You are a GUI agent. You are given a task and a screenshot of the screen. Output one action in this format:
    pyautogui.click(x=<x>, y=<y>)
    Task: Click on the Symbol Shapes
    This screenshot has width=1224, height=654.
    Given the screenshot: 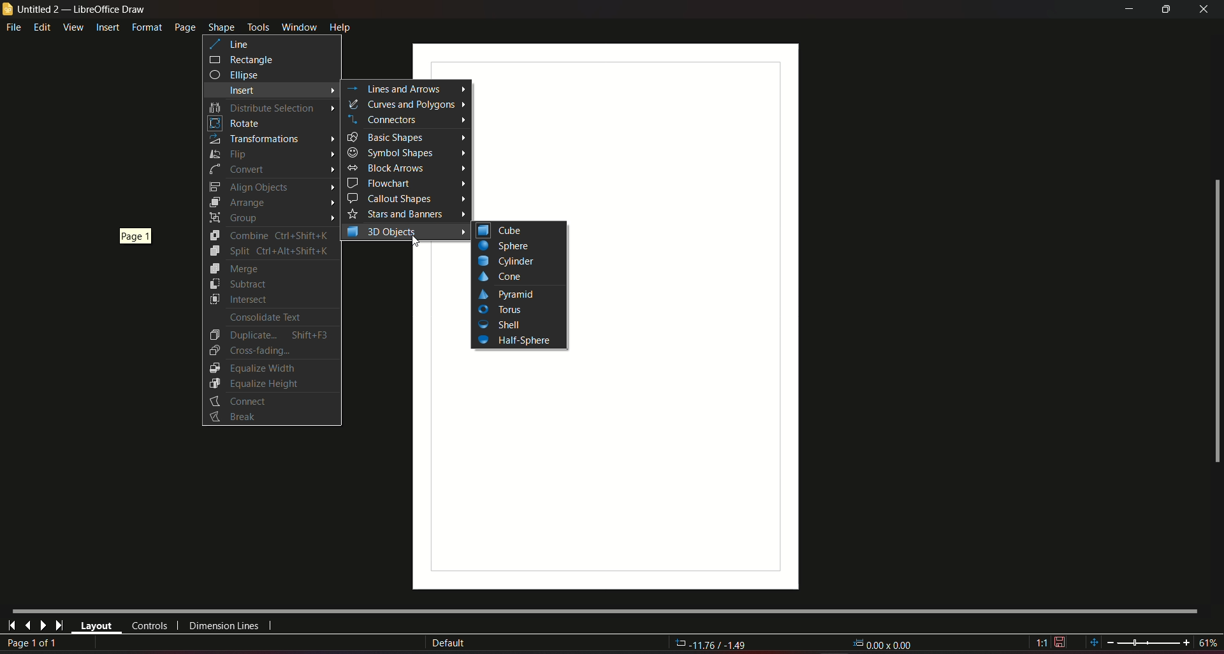 What is the action you would take?
    pyautogui.click(x=390, y=153)
    